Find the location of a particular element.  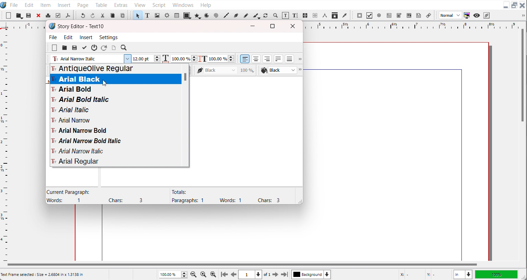

Redo is located at coordinates (92, 15).